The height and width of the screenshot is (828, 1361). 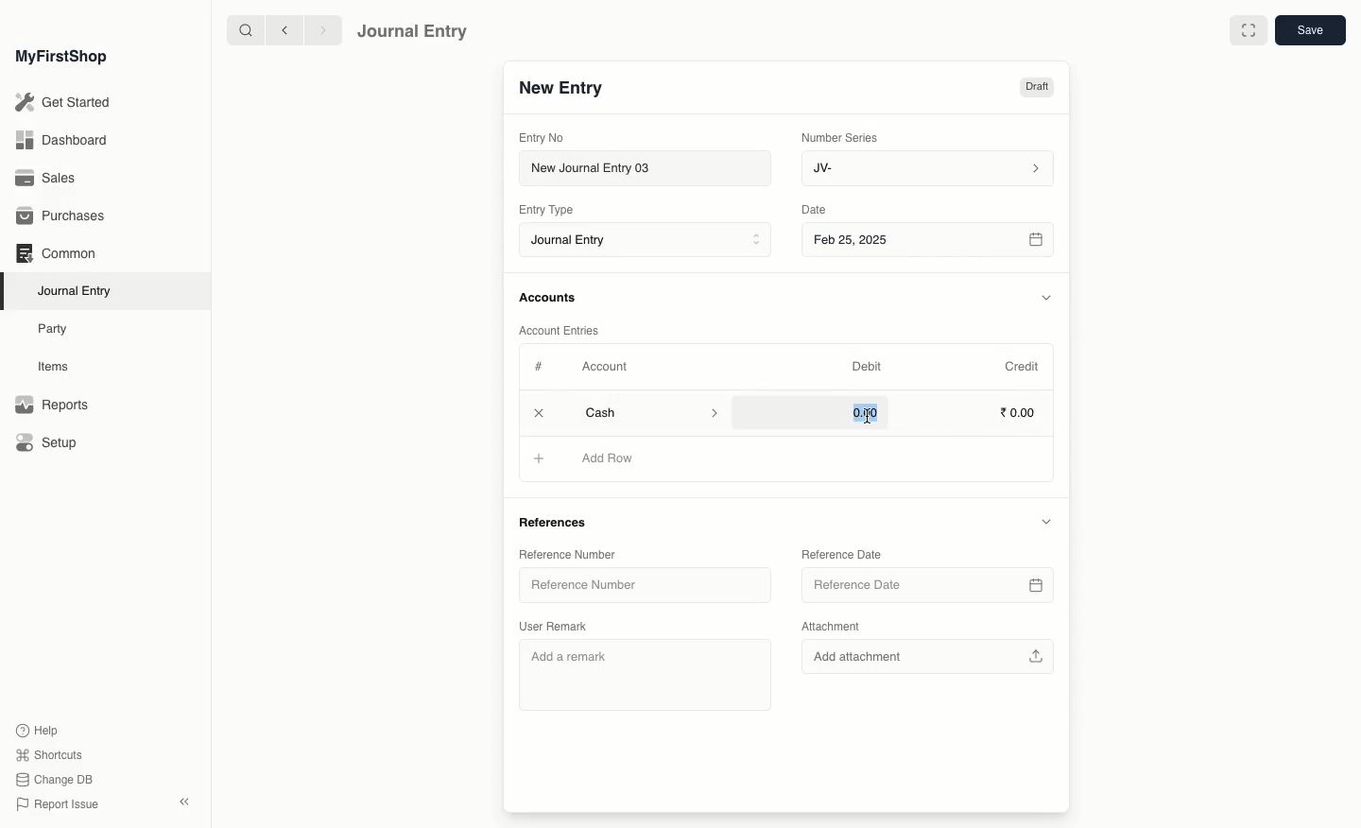 What do you see at coordinates (280, 30) in the screenshot?
I see `backward <` at bounding box center [280, 30].